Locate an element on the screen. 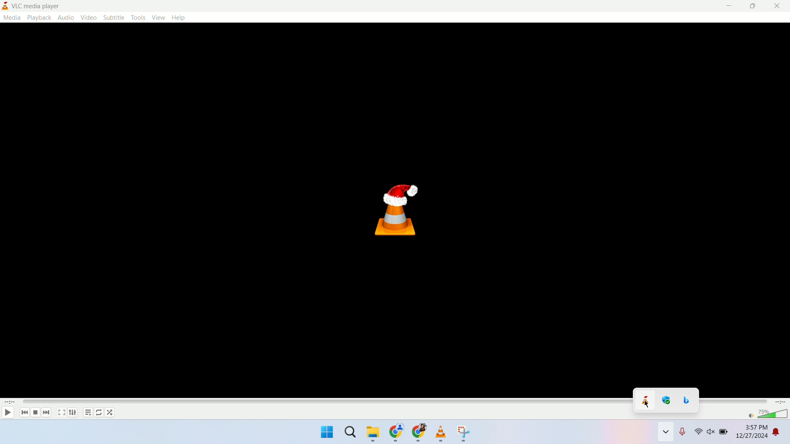 This screenshot has width=790, height=444. search is located at coordinates (351, 435).